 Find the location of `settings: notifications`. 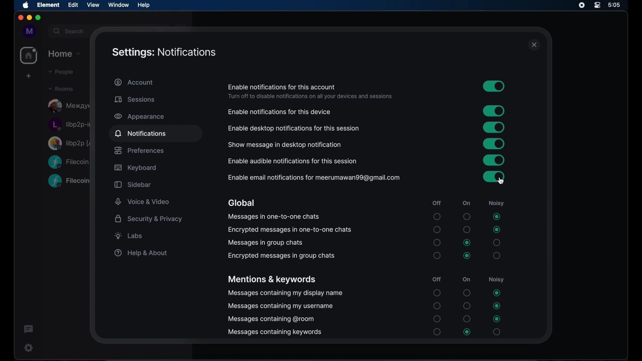

settings: notifications is located at coordinates (164, 52).